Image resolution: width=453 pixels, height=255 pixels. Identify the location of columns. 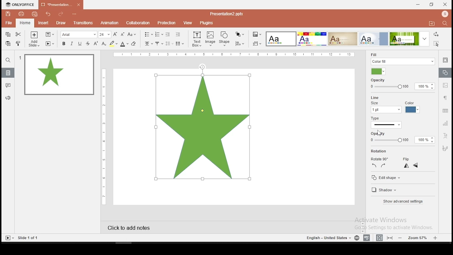
(179, 43).